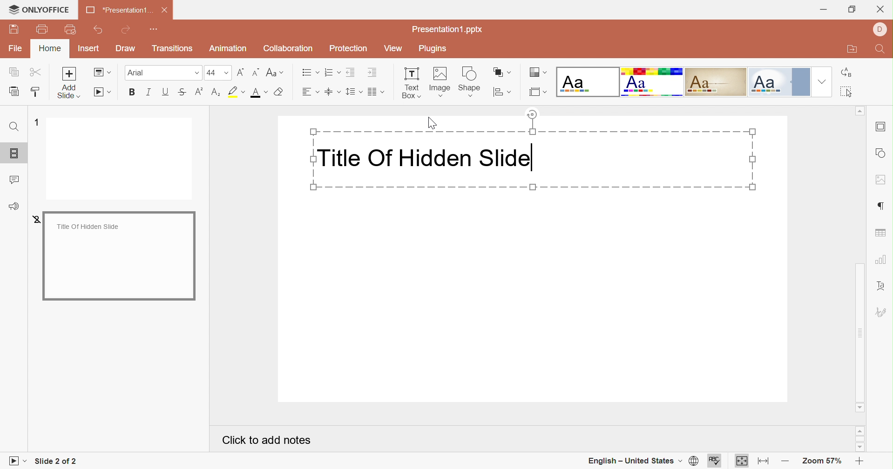  I want to click on Strikethrough, so click(181, 92).